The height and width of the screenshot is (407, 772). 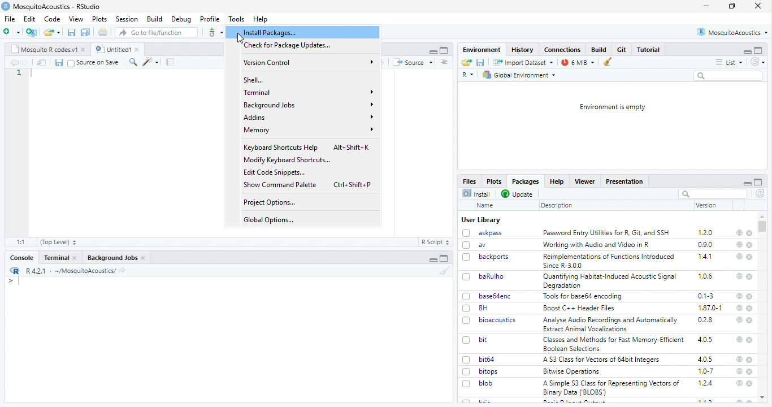 I want to click on maximise, so click(x=758, y=182).